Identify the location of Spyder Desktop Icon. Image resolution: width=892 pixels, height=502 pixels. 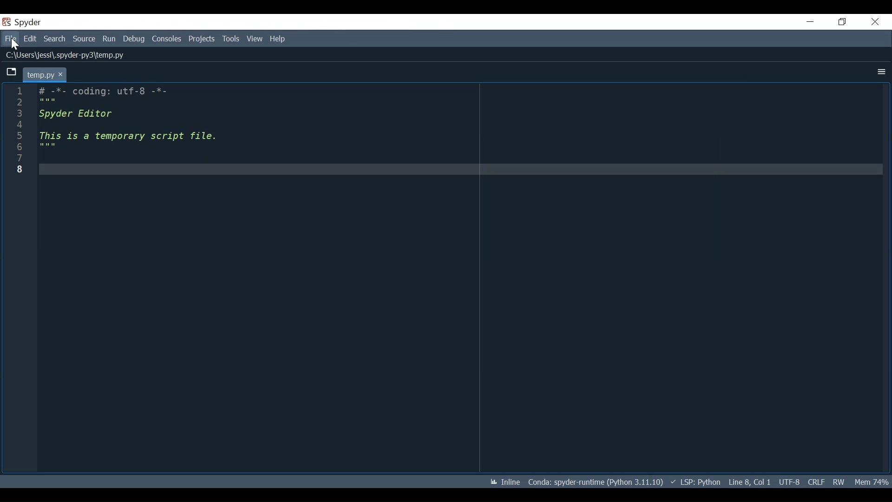
(7, 22).